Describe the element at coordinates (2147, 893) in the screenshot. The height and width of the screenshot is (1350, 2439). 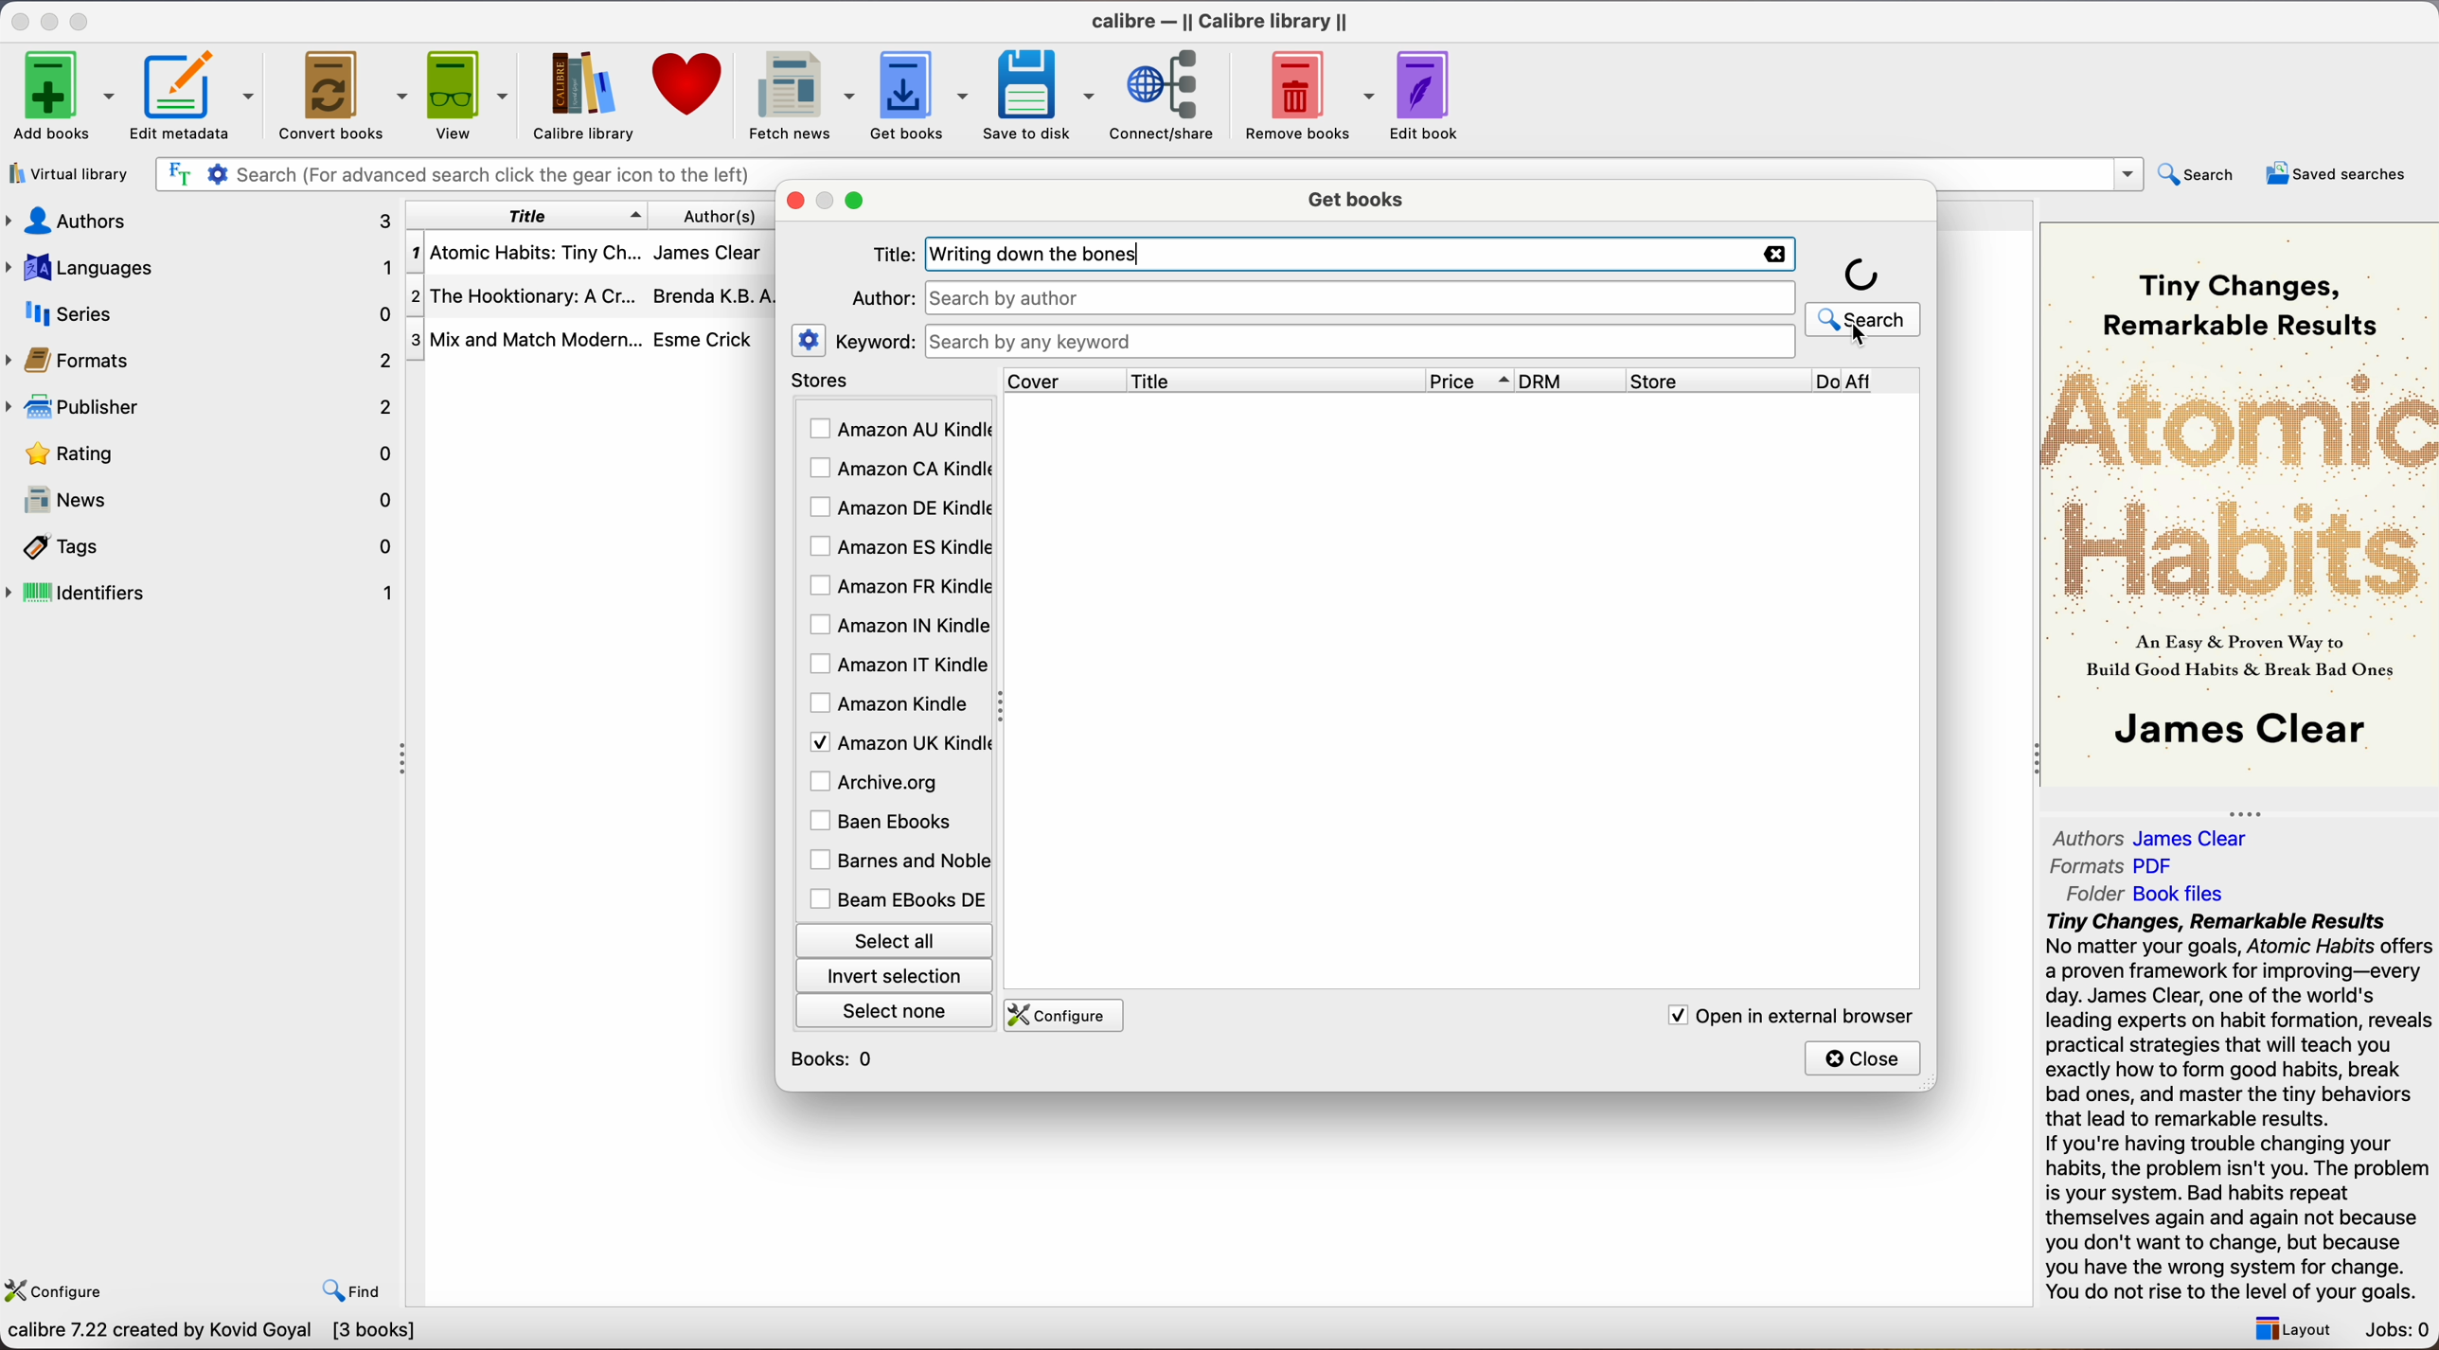
I see `folder Book files` at that location.